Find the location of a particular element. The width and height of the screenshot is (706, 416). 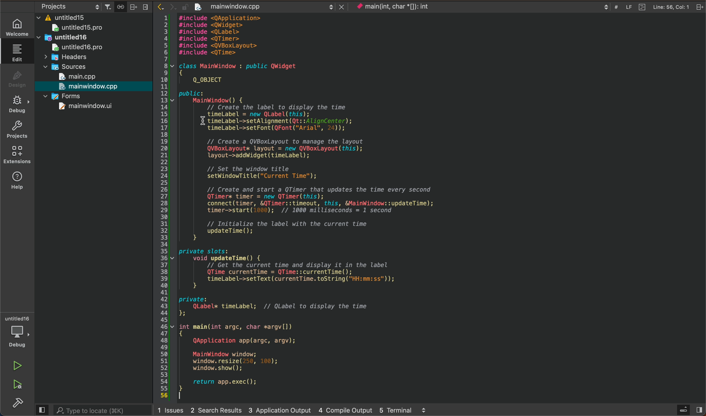

mainwindow.ui is located at coordinates (80, 108).